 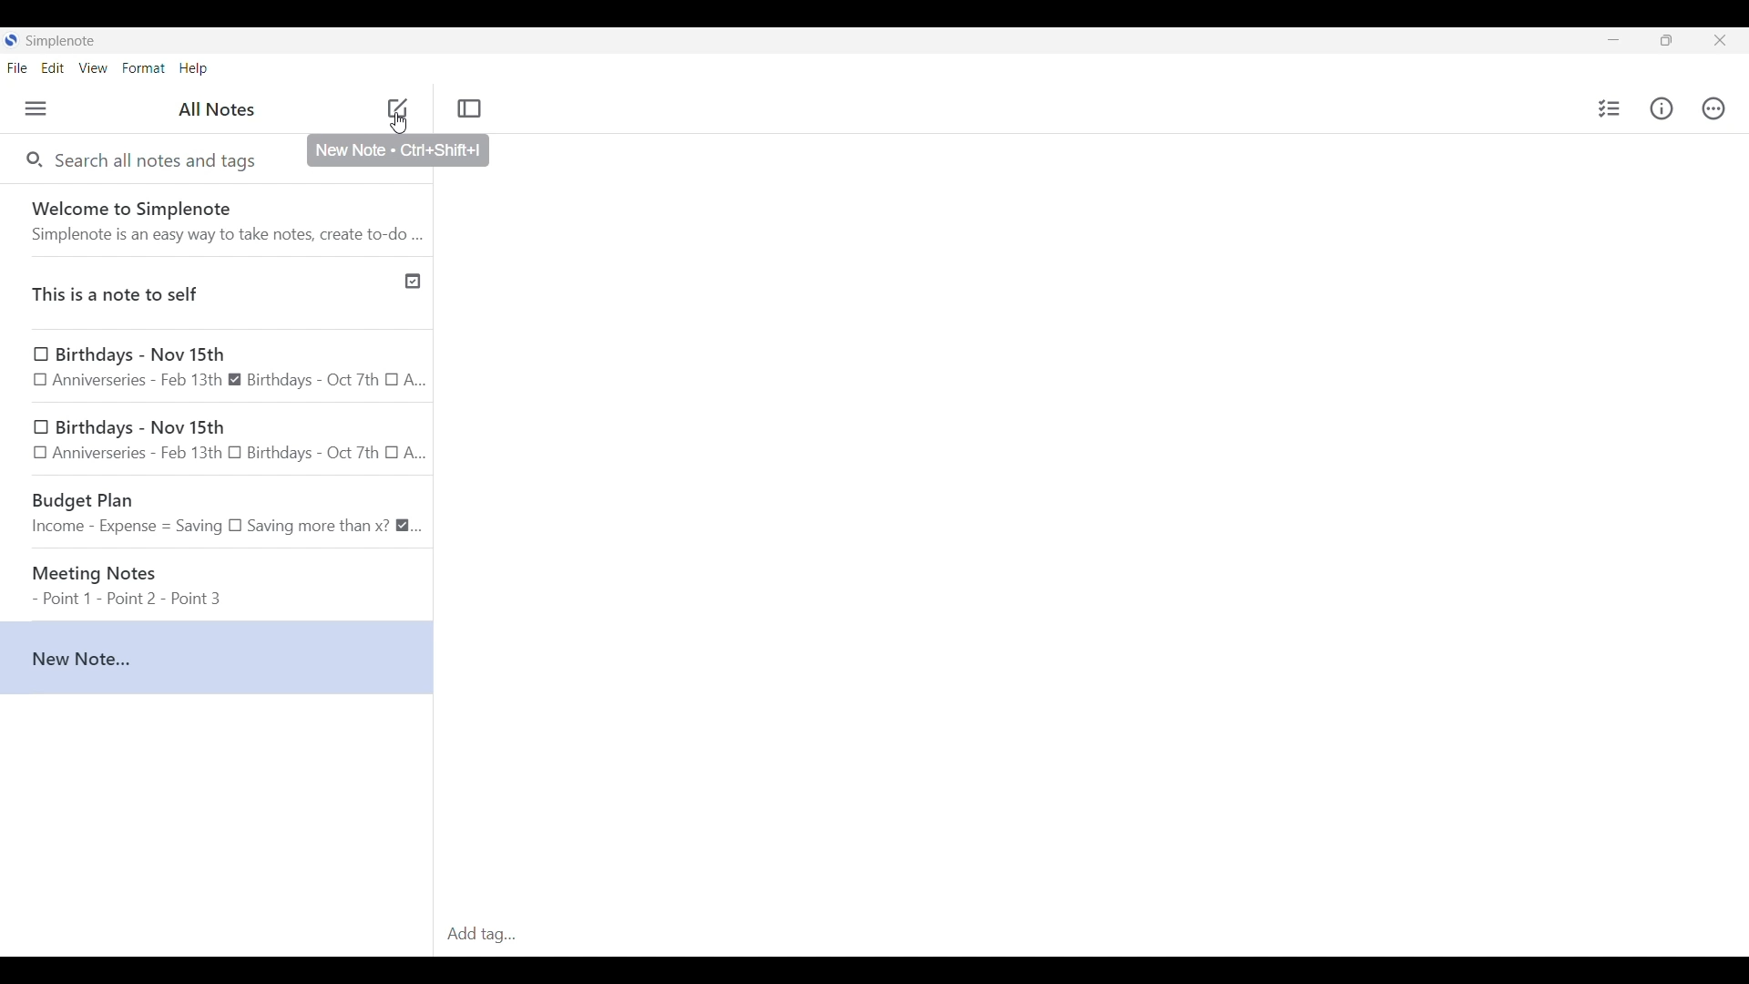 I want to click on Software logo, so click(x=12, y=40).